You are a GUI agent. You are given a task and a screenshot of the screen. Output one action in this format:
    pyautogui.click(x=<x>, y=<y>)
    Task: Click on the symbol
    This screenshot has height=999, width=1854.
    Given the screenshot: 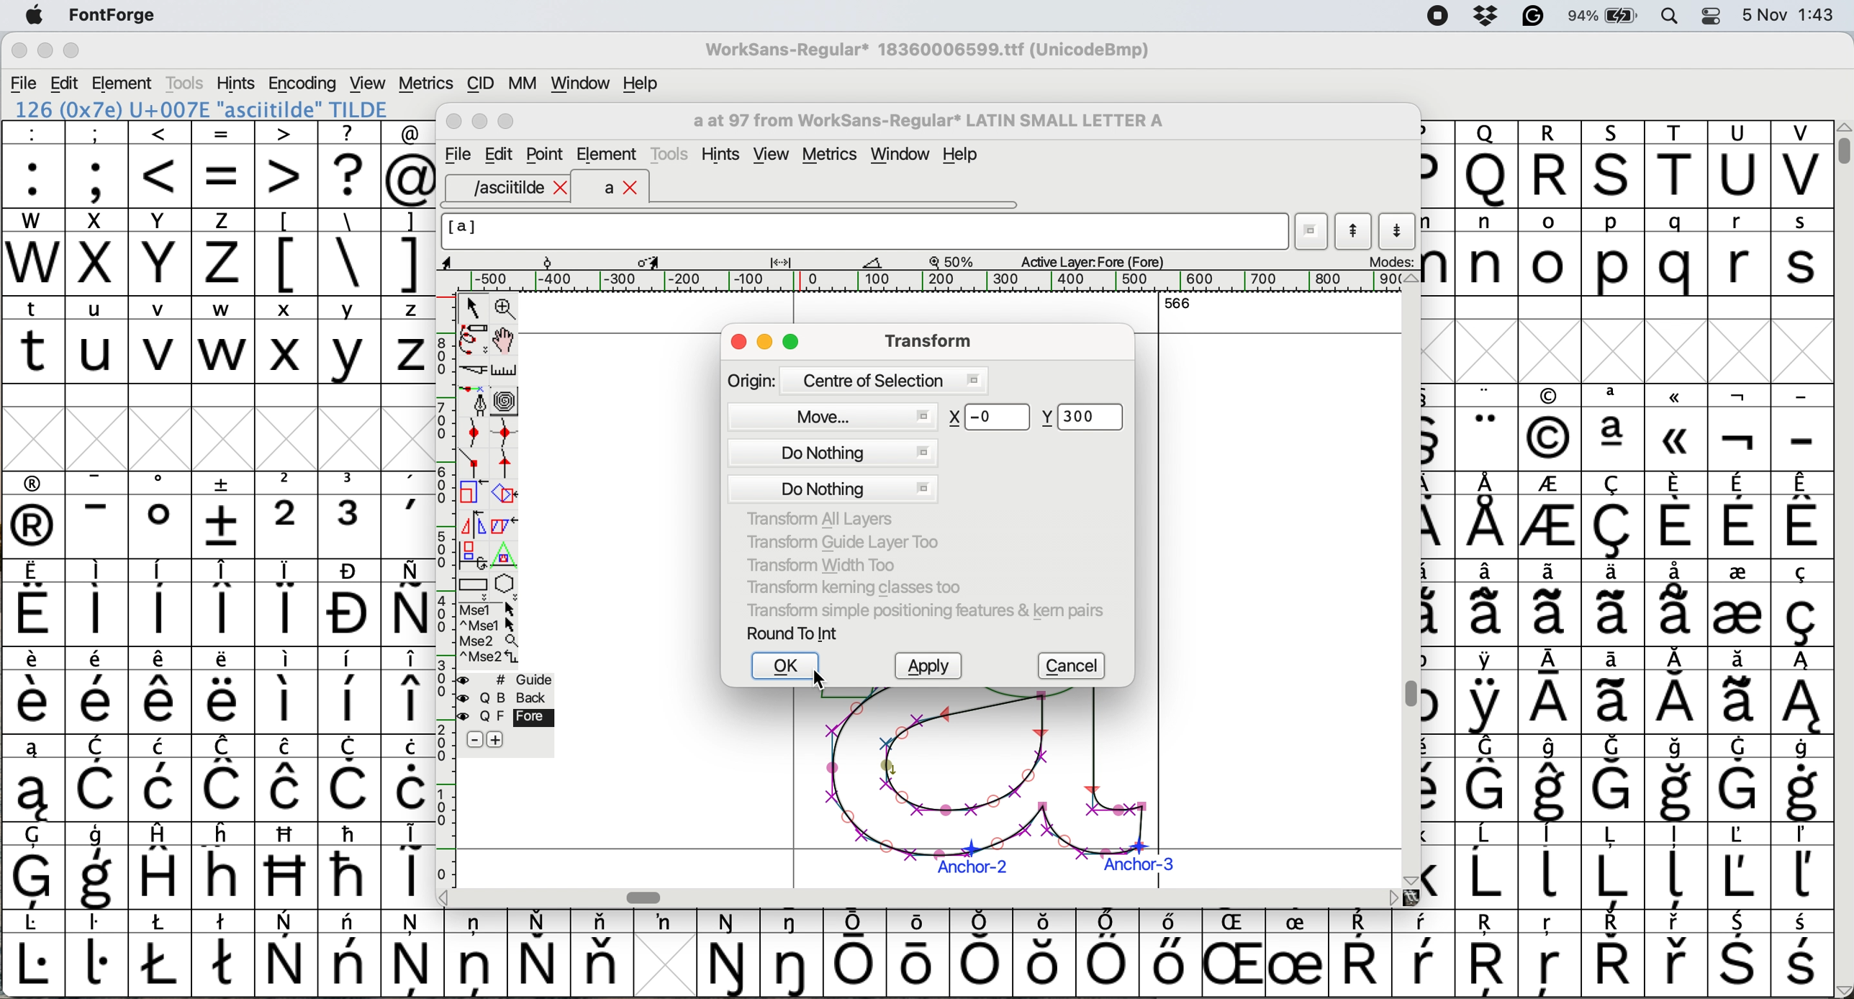 What is the action you would take?
    pyautogui.click(x=409, y=515)
    